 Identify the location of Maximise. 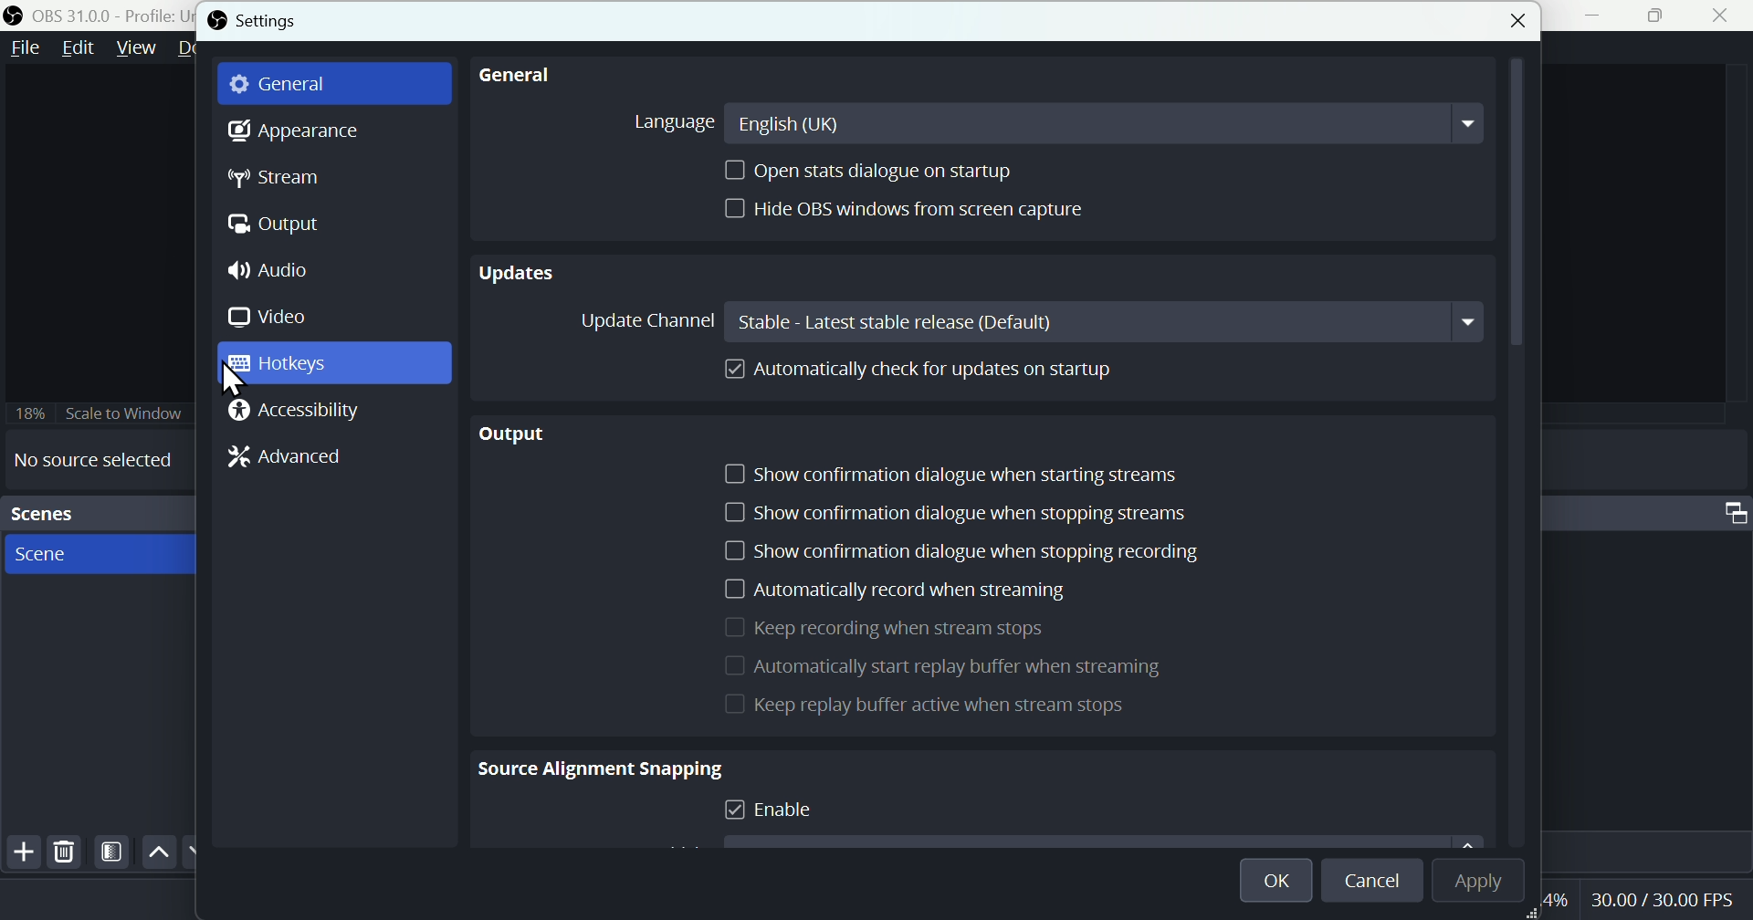
(1663, 16).